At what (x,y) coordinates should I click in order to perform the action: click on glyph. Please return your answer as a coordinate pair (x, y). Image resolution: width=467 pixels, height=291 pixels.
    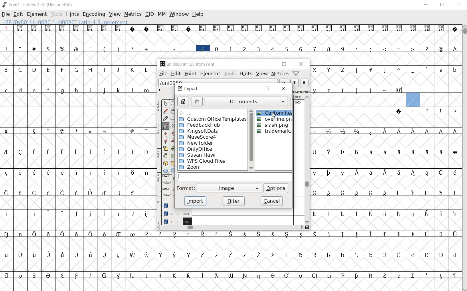
    Looking at the image, I should click on (203, 234).